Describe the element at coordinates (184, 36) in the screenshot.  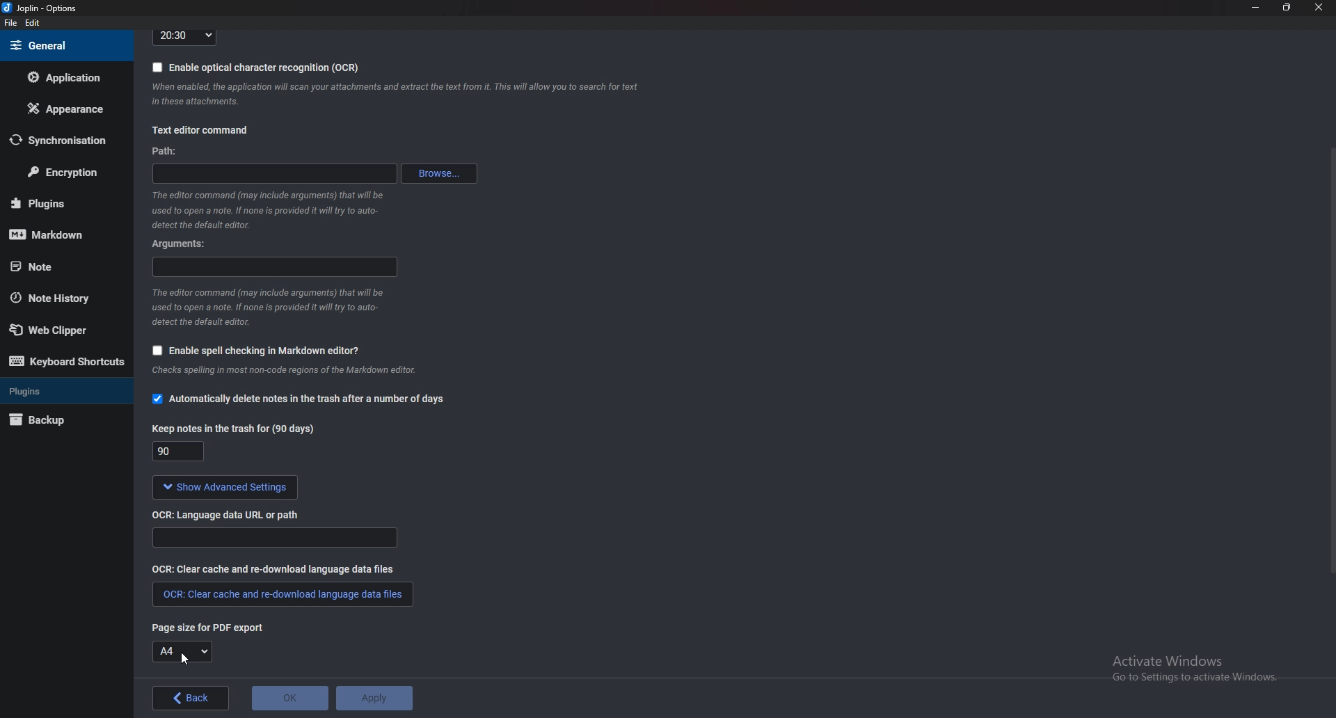
I see `Time format` at that location.